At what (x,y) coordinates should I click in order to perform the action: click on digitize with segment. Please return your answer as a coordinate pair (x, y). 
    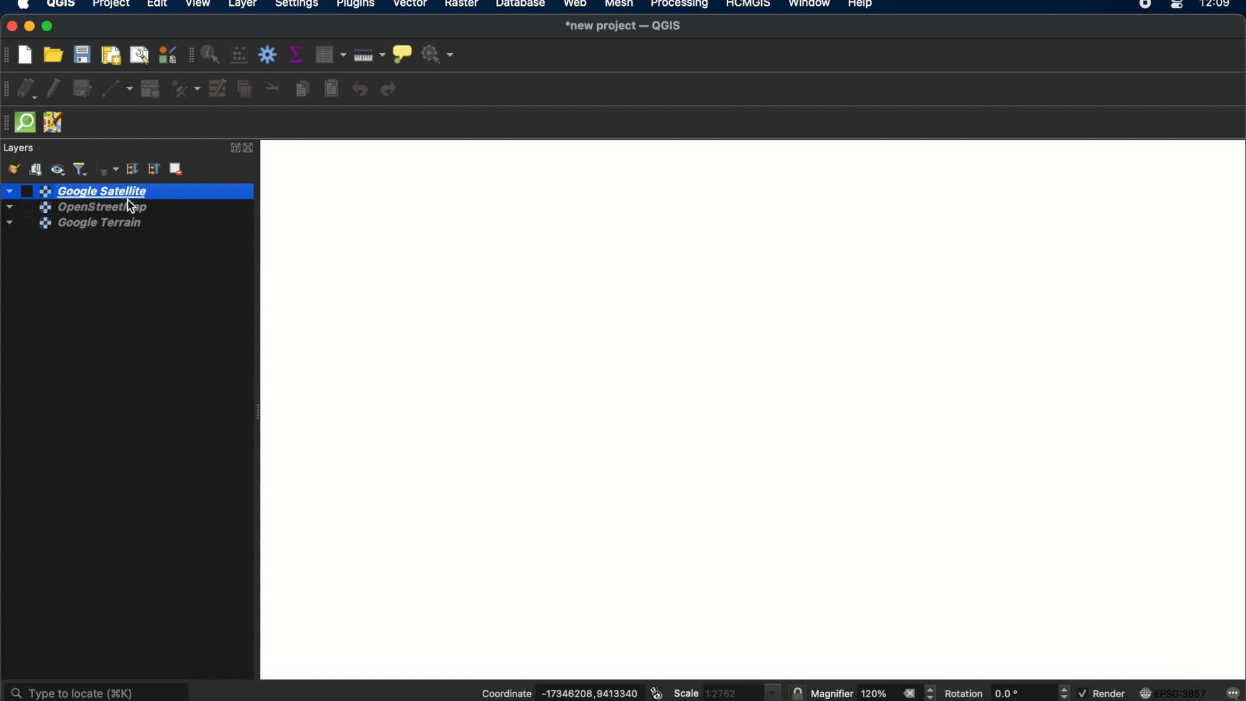
    Looking at the image, I should click on (119, 88).